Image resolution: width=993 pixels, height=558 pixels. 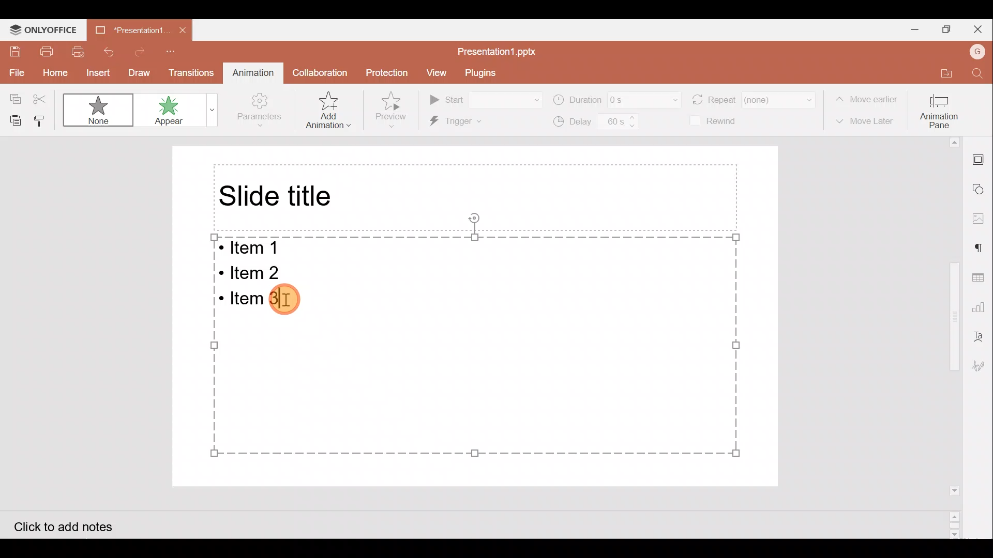 I want to click on Text Art settings, so click(x=983, y=334).